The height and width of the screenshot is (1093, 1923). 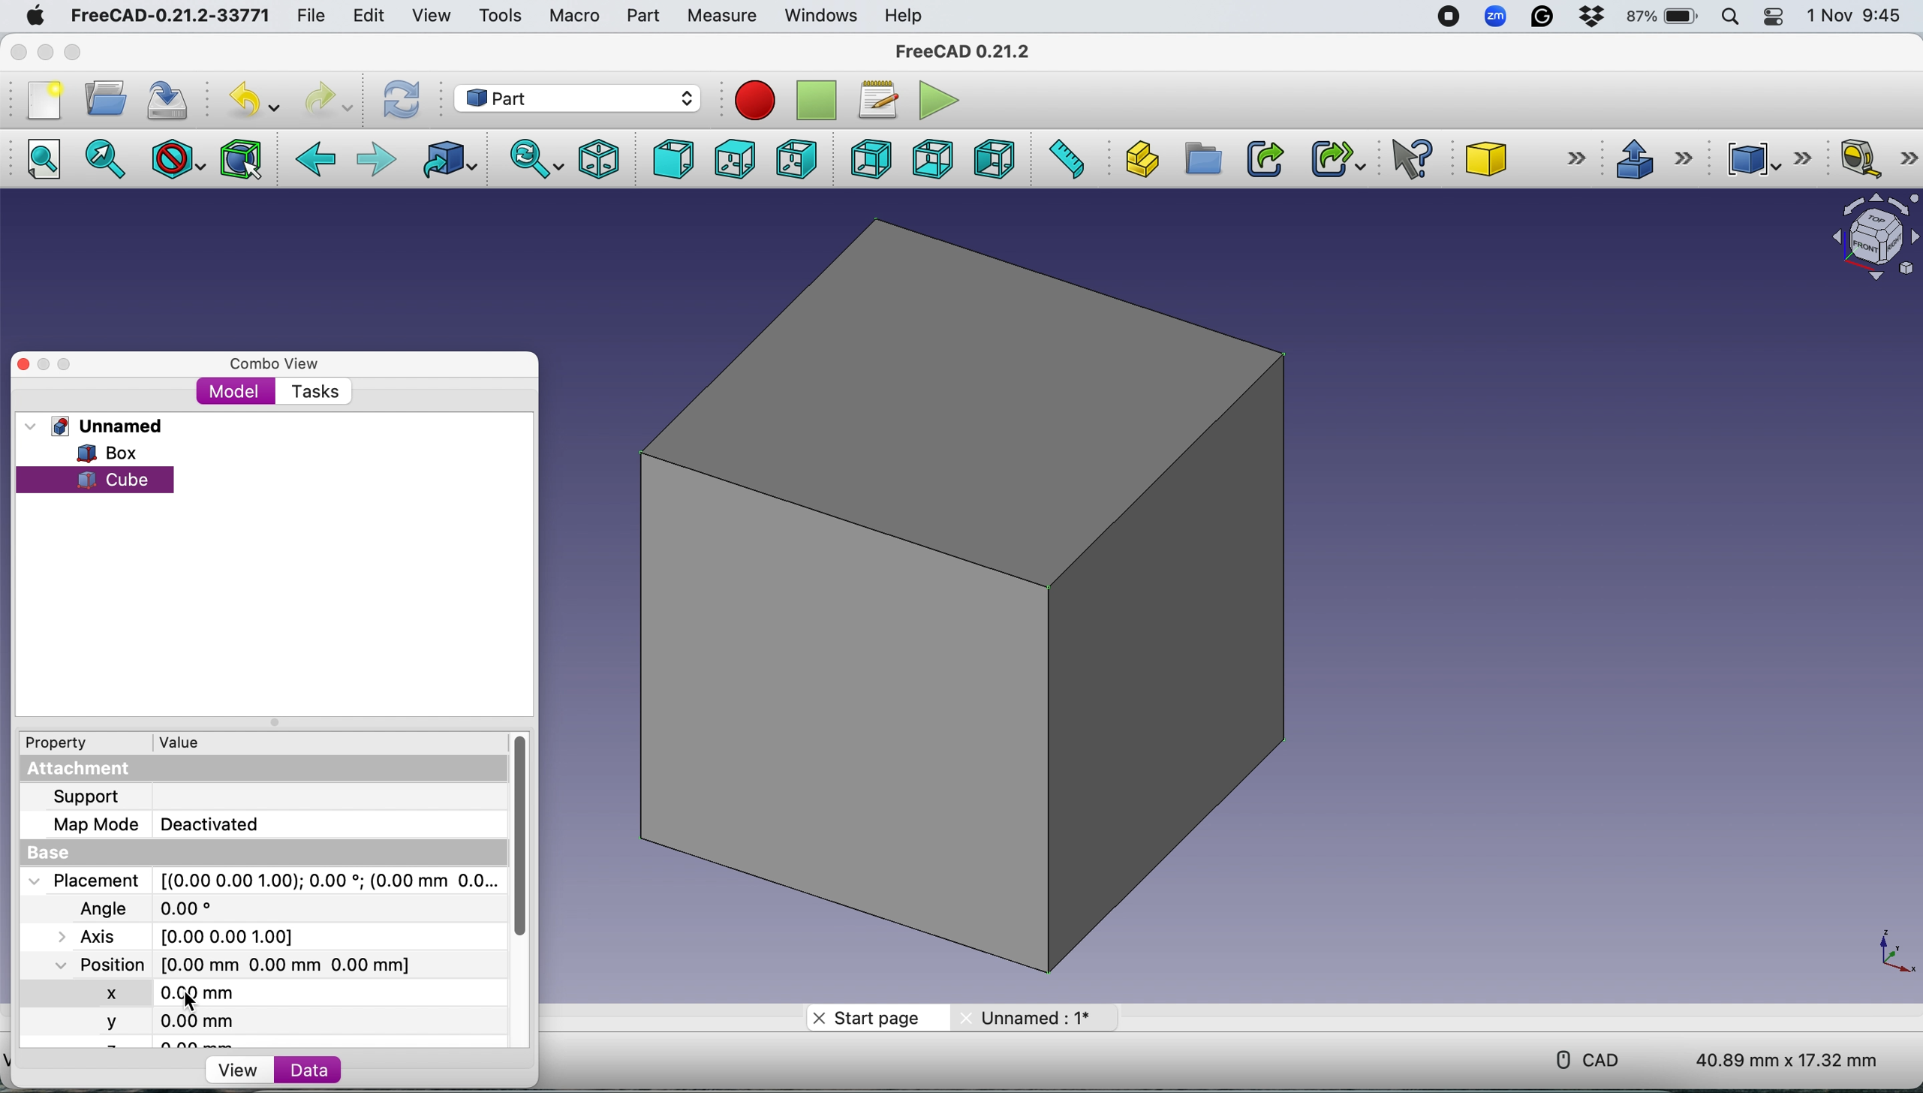 What do you see at coordinates (43, 101) in the screenshot?
I see `New` at bounding box center [43, 101].